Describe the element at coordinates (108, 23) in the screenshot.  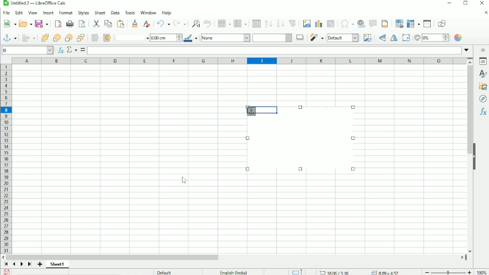
I see `Copy` at that location.